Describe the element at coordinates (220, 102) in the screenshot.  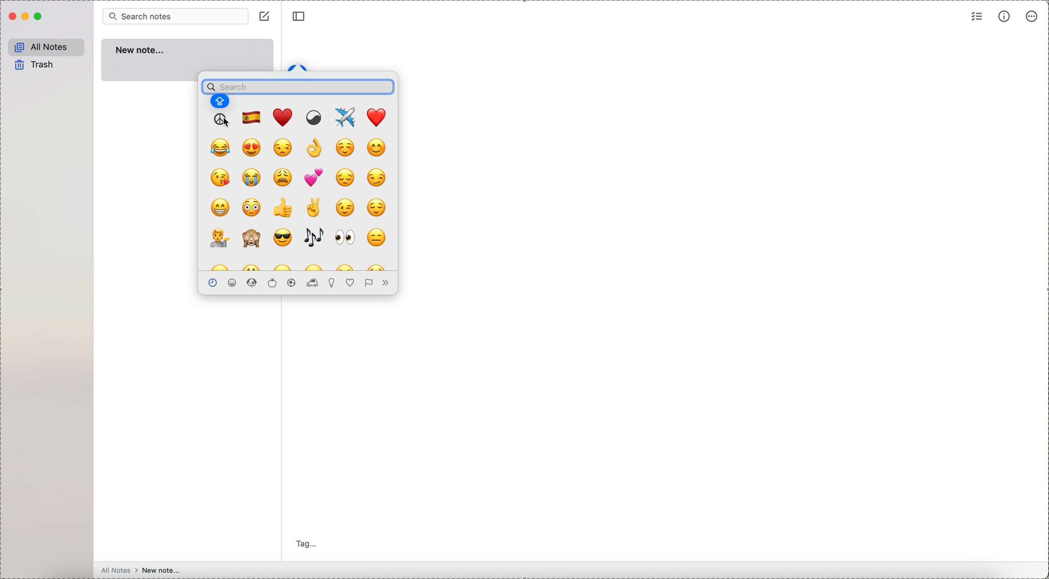
I see `mayusc activated` at that location.